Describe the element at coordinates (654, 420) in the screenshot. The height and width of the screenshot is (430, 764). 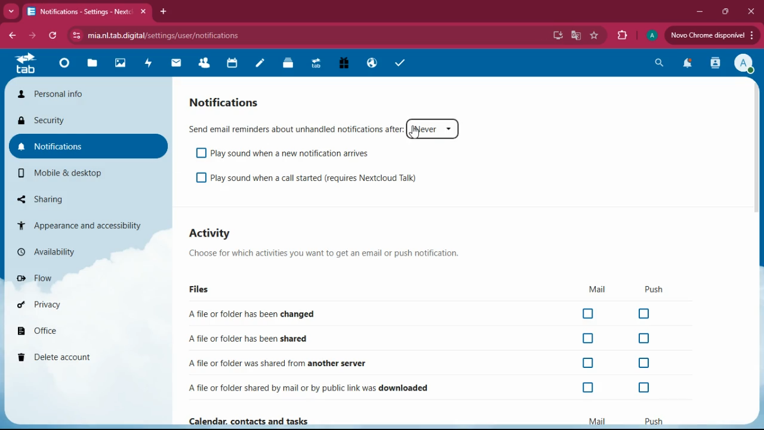
I see `push` at that location.